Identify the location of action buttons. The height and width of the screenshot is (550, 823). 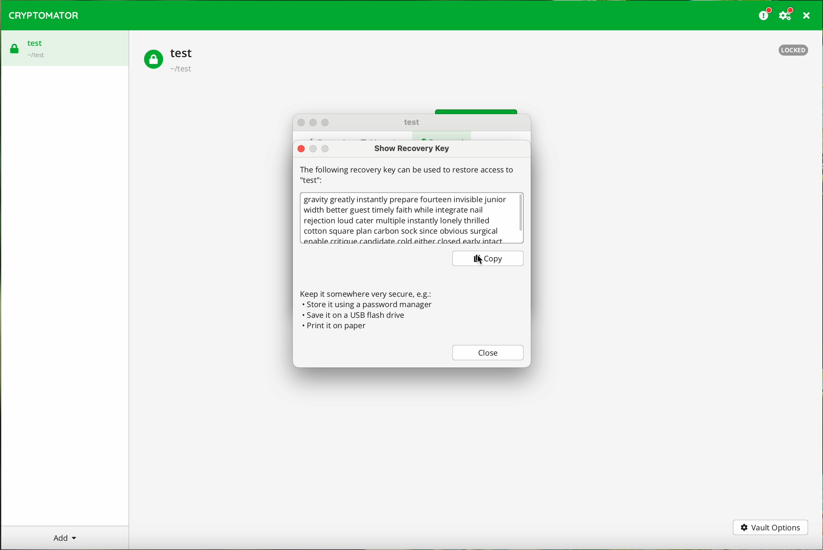
(317, 122).